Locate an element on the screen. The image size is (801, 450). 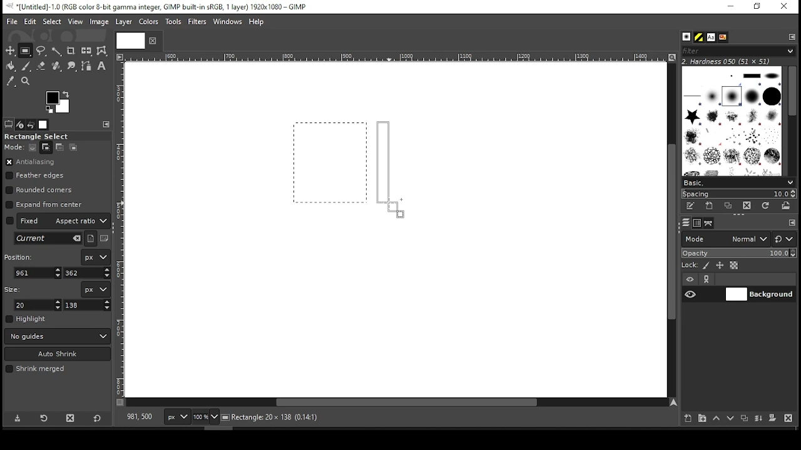
px is located at coordinates (176, 418).